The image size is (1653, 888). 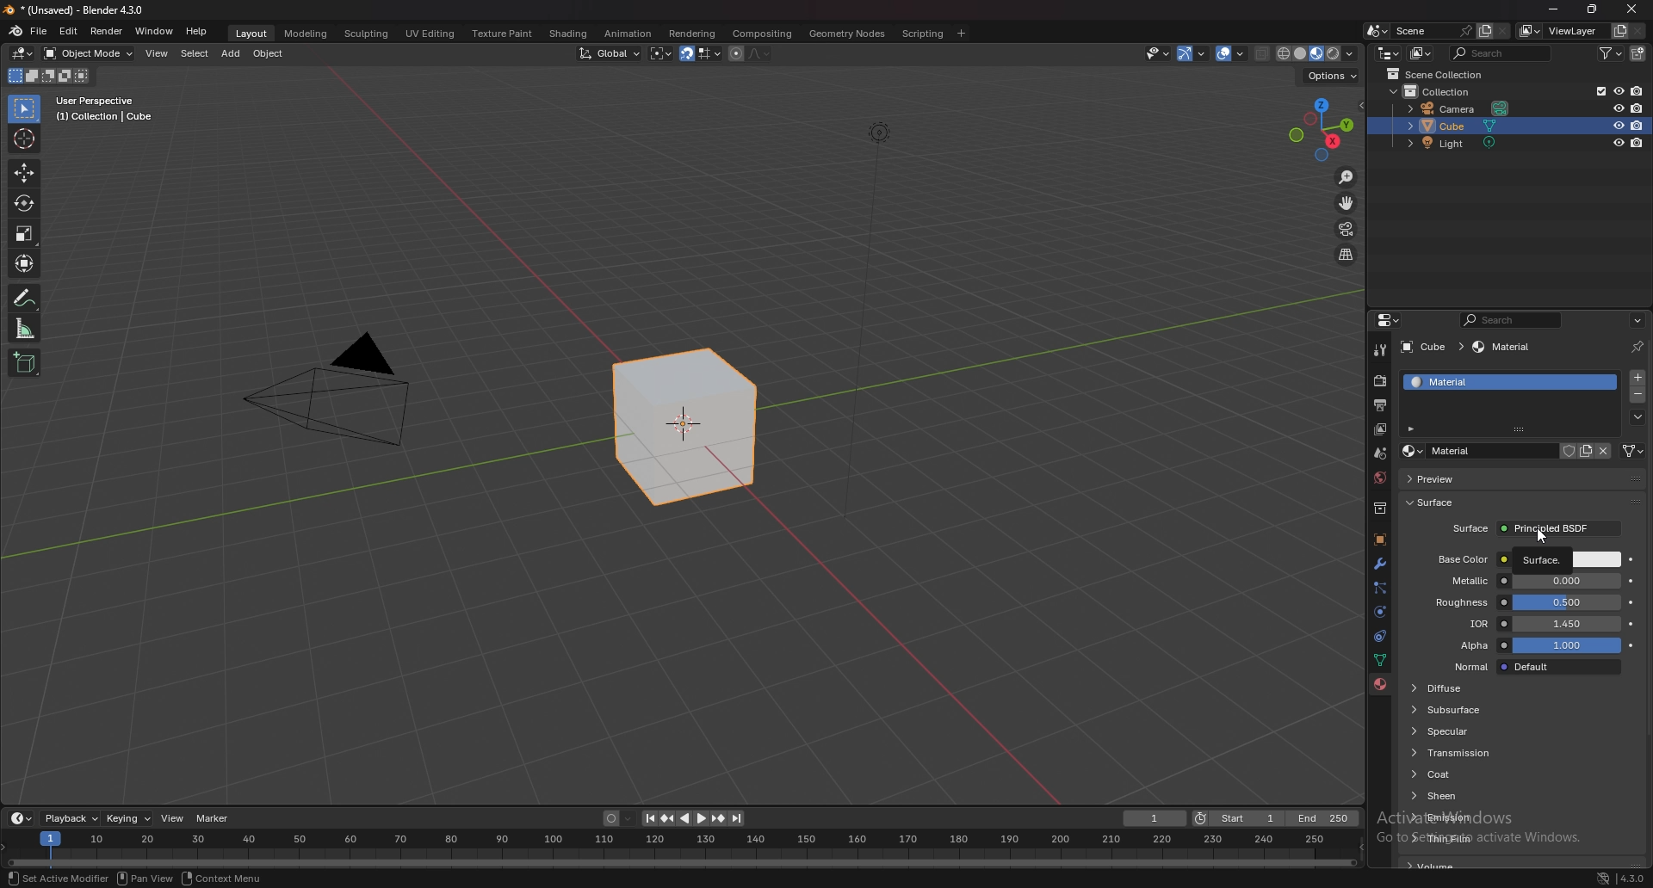 What do you see at coordinates (1430, 30) in the screenshot?
I see `scene` at bounding box center [1430, 30].